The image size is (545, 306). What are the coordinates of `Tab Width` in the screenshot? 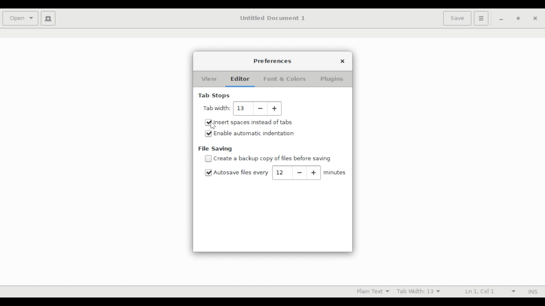 It's located at (217, 108).